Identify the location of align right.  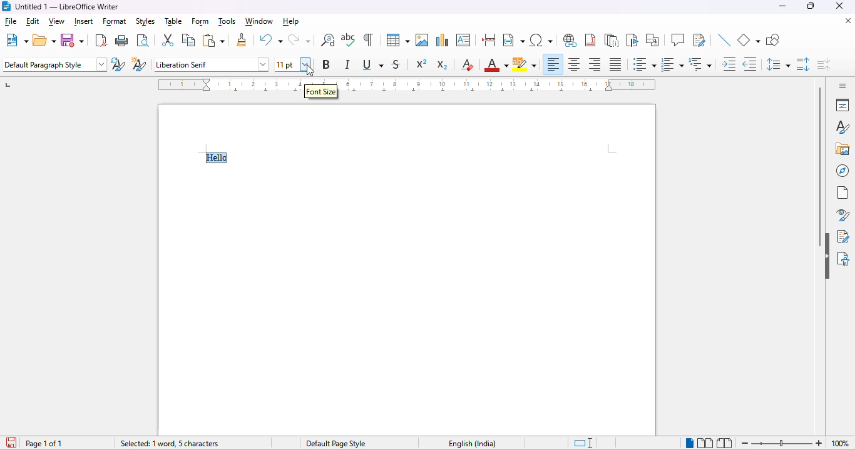
(595, 64).